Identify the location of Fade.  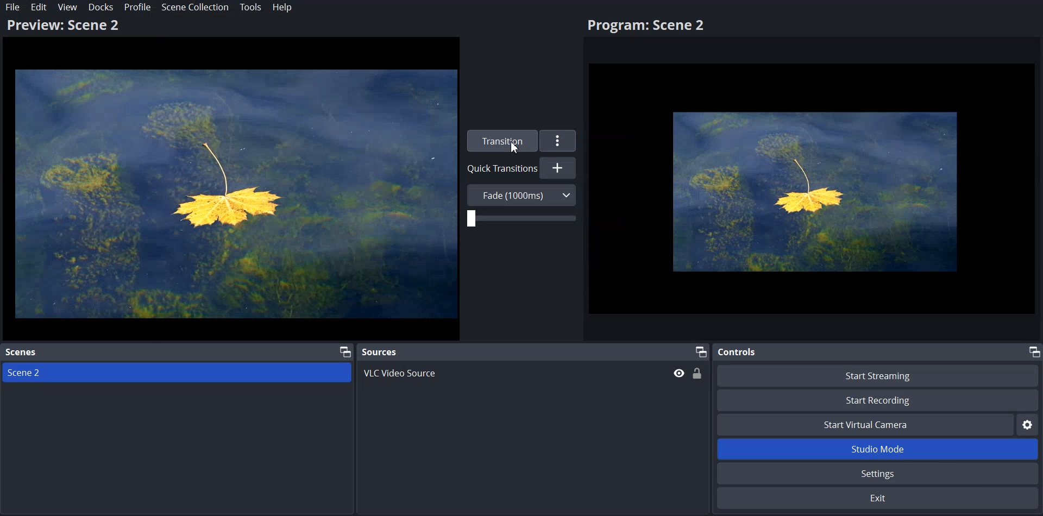
(523, 194).